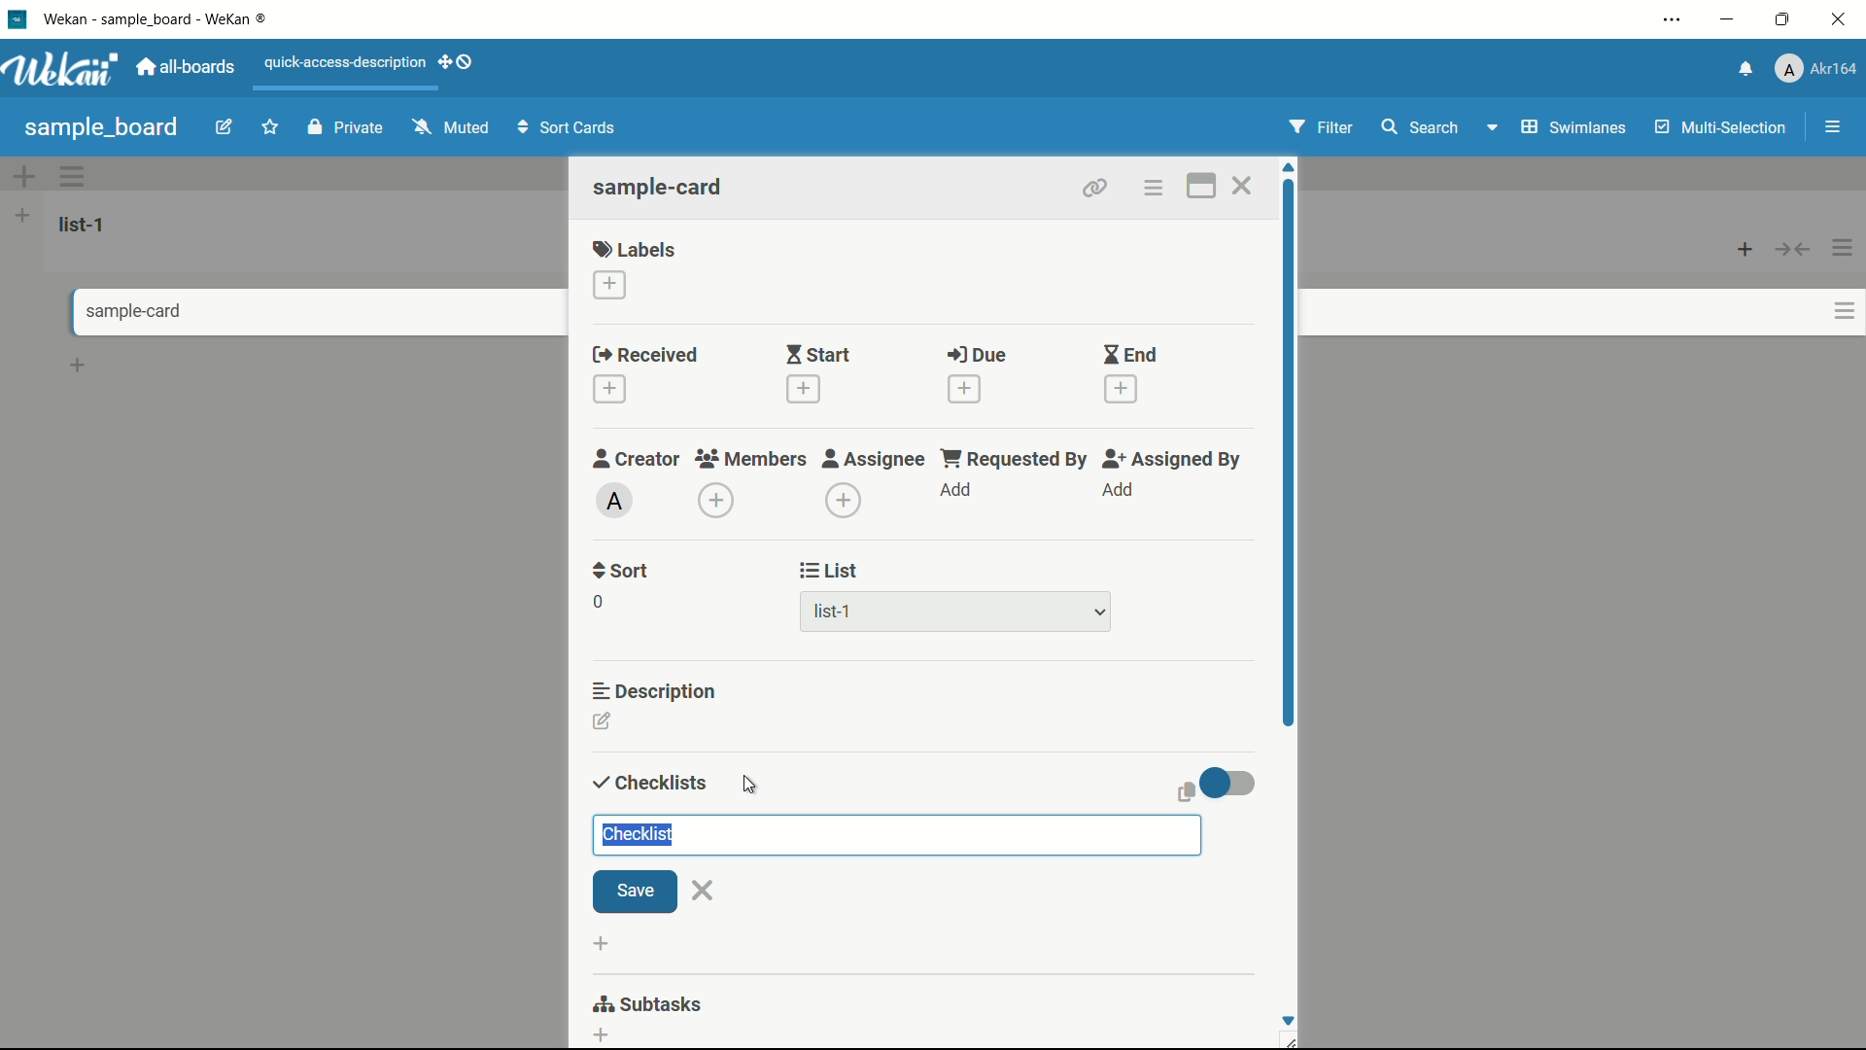 The image size is (1866, 1050). What do you see at coordinates (637, 458) in the screenshot?
I see `creator` at bounding box center [637, 458].